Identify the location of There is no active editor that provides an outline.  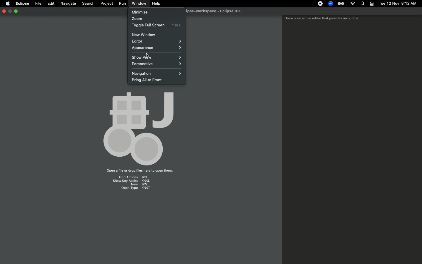
(322, 19).